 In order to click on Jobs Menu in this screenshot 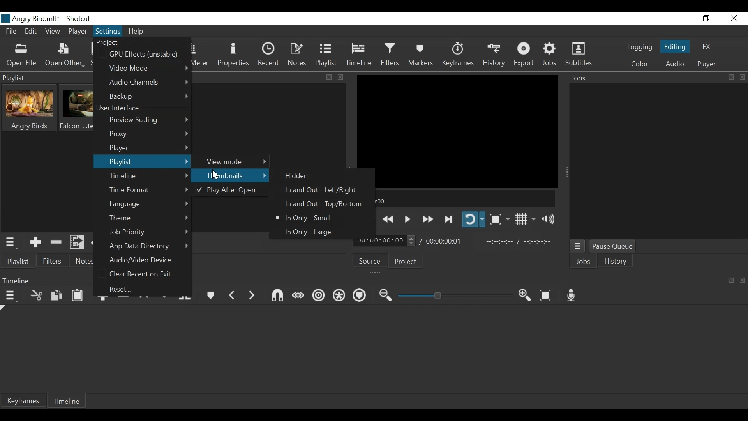, I will do `click(578, 247)`.